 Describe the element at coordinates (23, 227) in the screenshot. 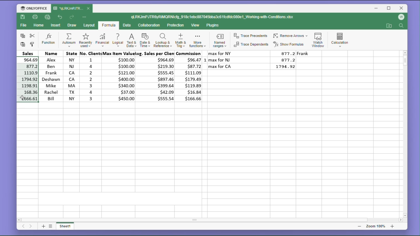

I see `previous sheet` at that location.